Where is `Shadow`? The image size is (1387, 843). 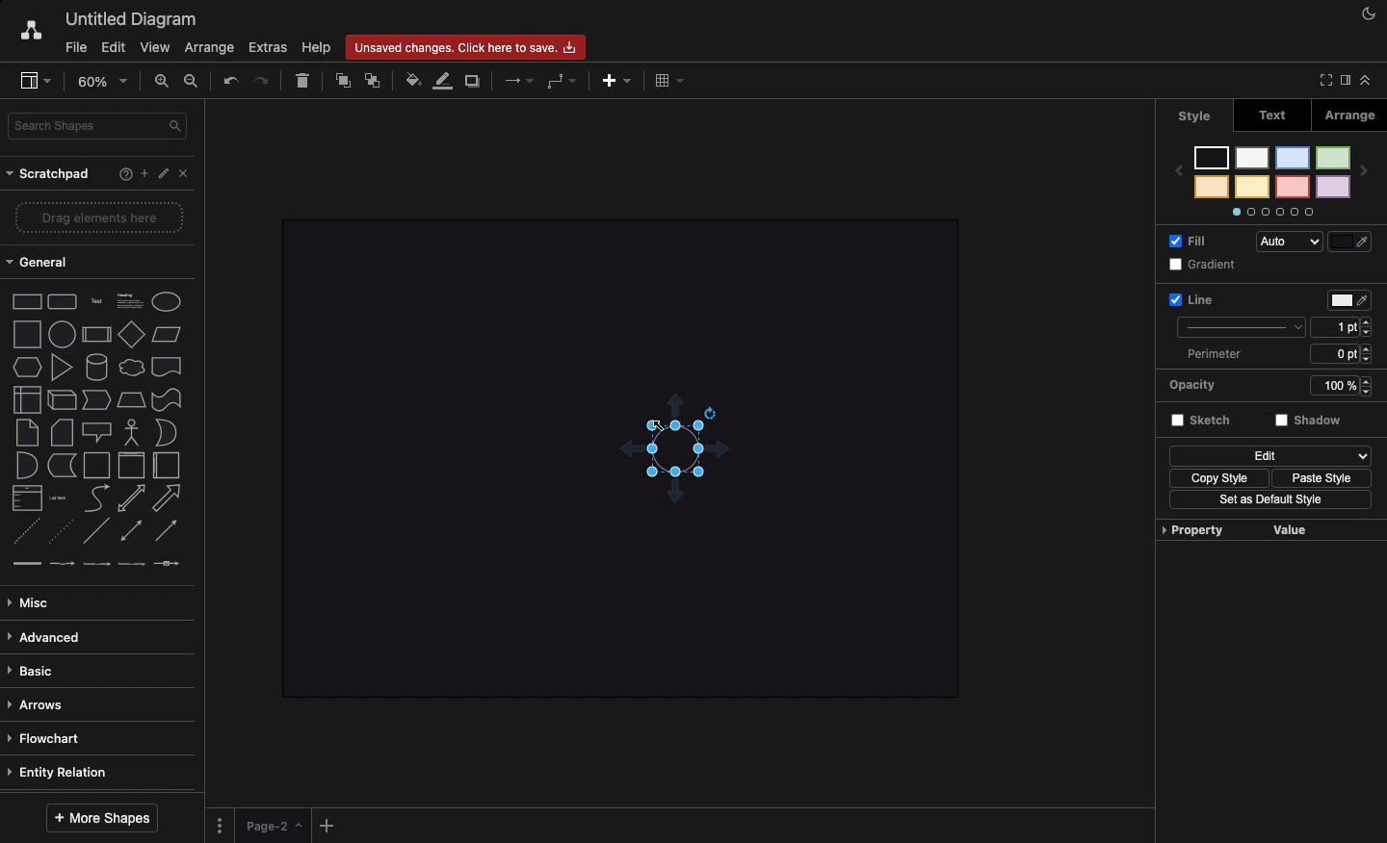
Shadow is located at coordinates (1307, 421).